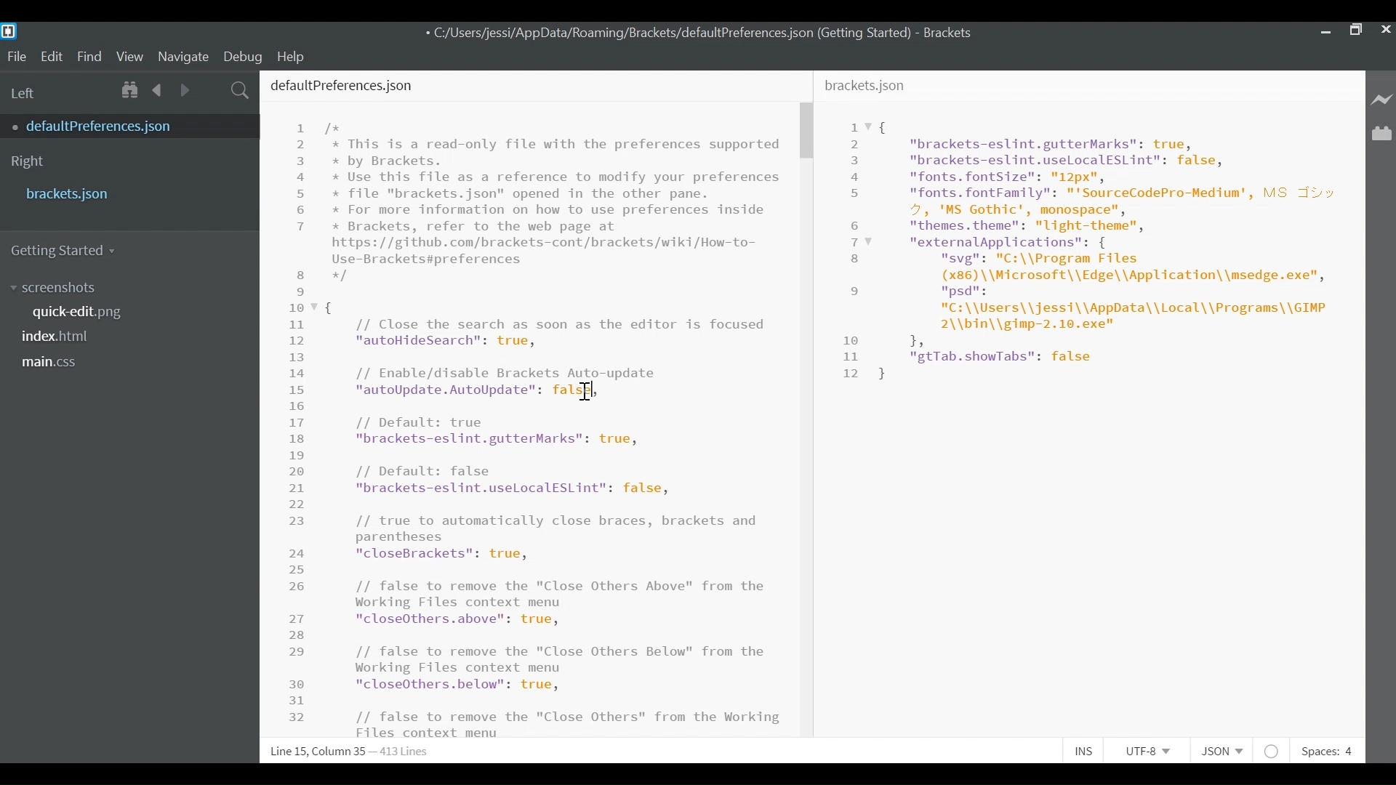 Image resolution: width=1396 pixels, height=785 pixels. What do you see at coordinates (1324, 28) in the screenshot?
I see `minimize` at bounding box center [1324, 28].